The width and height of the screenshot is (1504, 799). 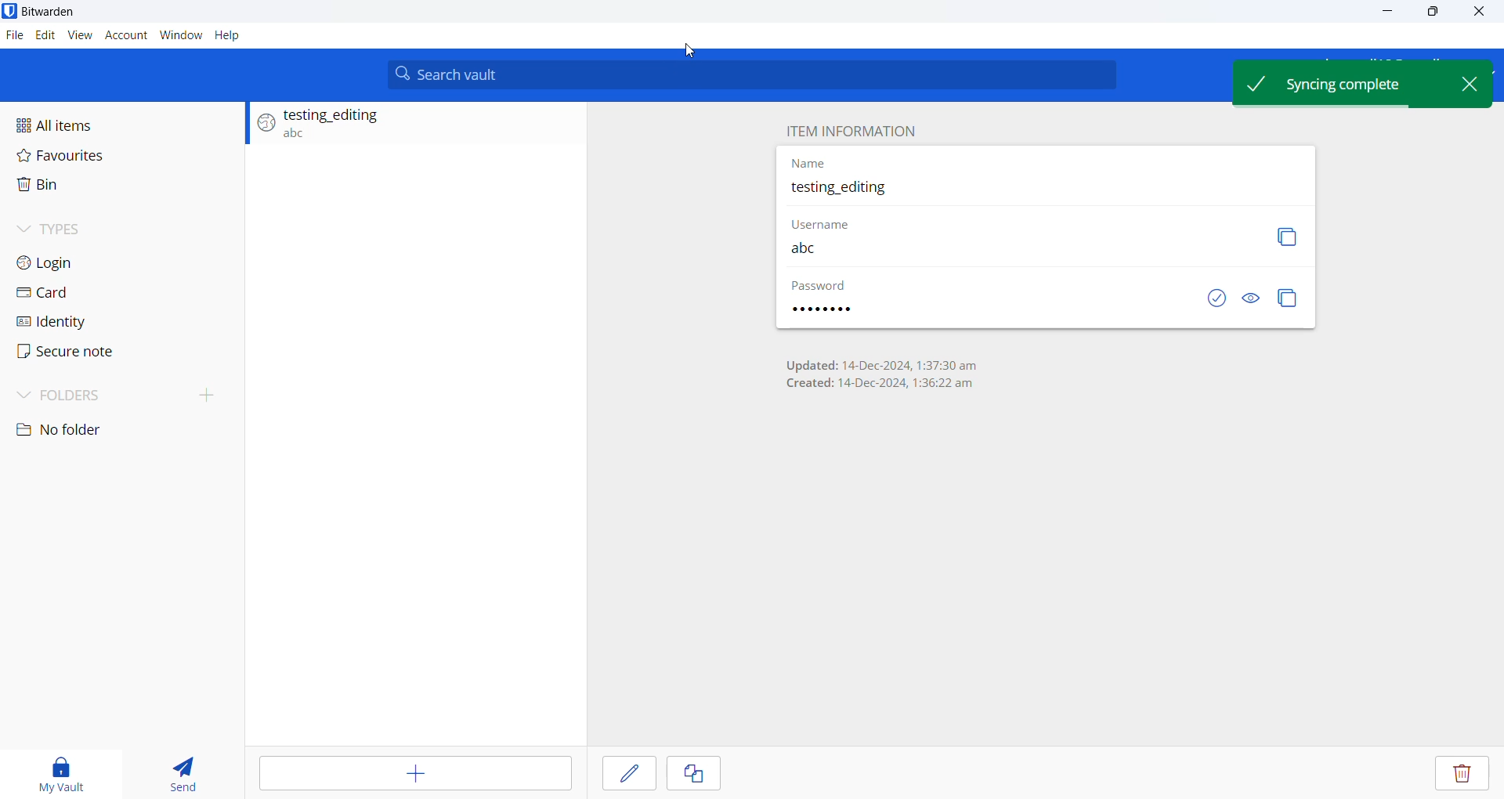 I want to click on No folder, so click(x=78, y=432).